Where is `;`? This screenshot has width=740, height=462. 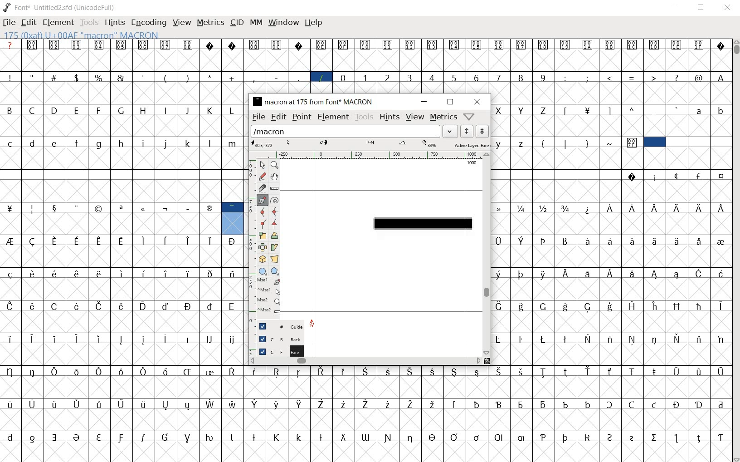 ; is located at coordinates (588, 78).